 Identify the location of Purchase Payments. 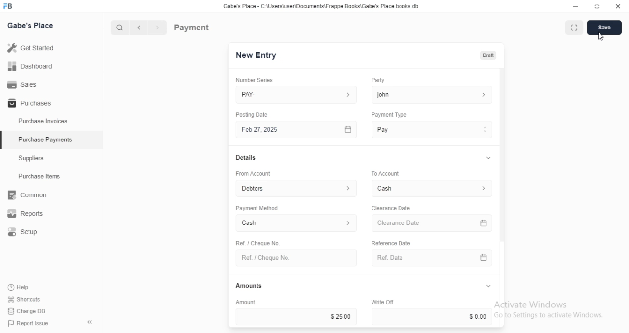
(45, 139).